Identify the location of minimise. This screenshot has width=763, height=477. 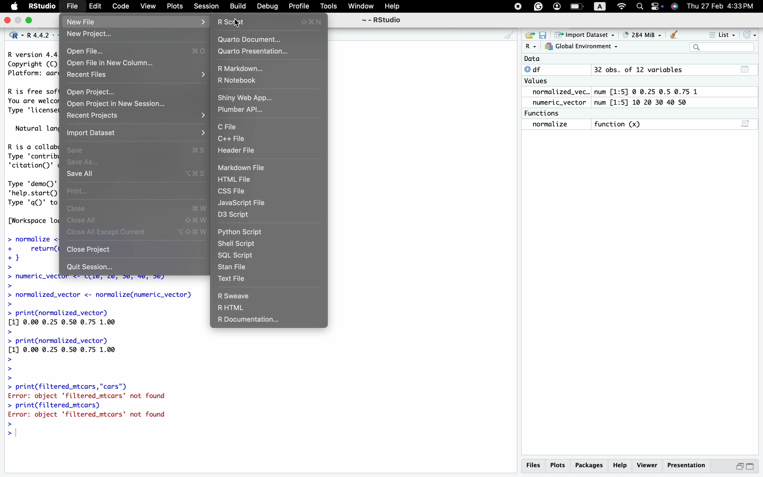
(740, 465).